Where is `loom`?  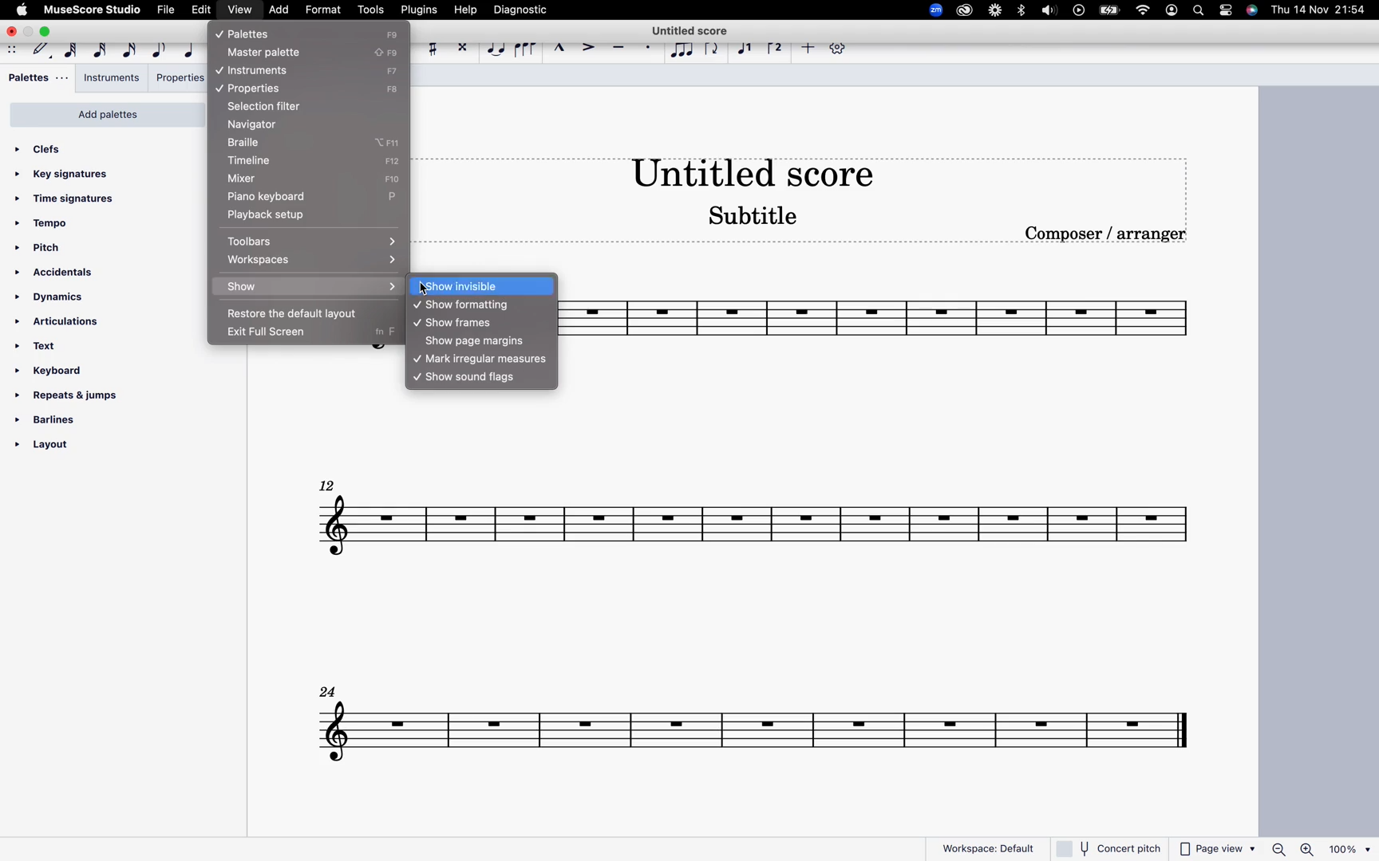 loom is located at coordinates (995, 12).